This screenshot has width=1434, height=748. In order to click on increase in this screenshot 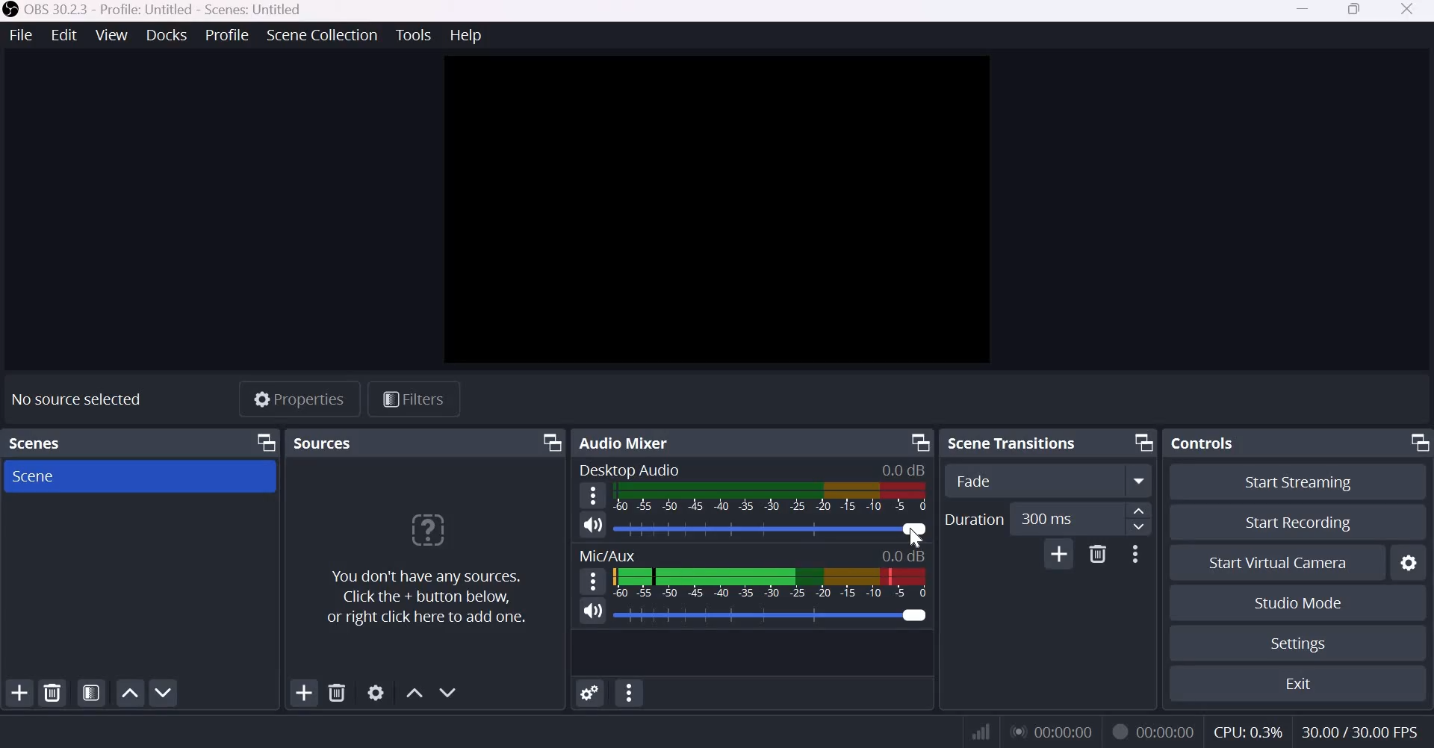, I will do `click(1140, 512)`.